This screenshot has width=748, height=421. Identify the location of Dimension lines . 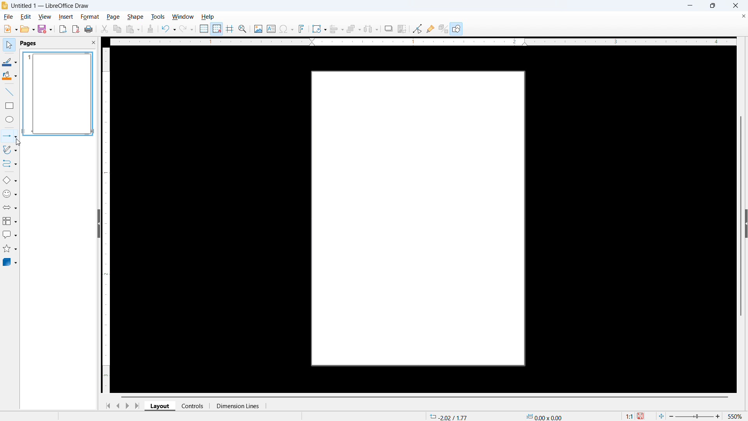
(237, 406).